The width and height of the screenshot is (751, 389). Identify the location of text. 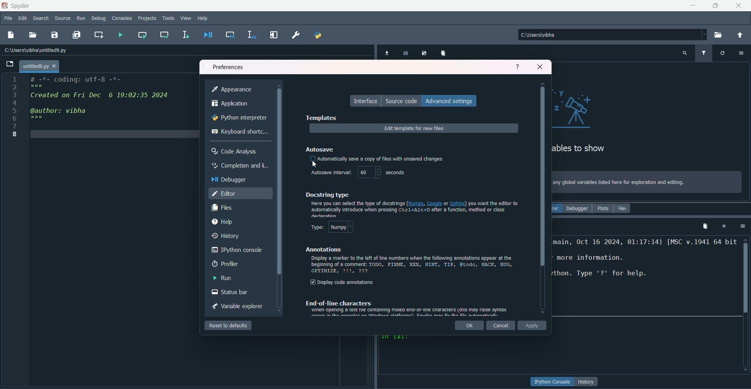
(619, 182).